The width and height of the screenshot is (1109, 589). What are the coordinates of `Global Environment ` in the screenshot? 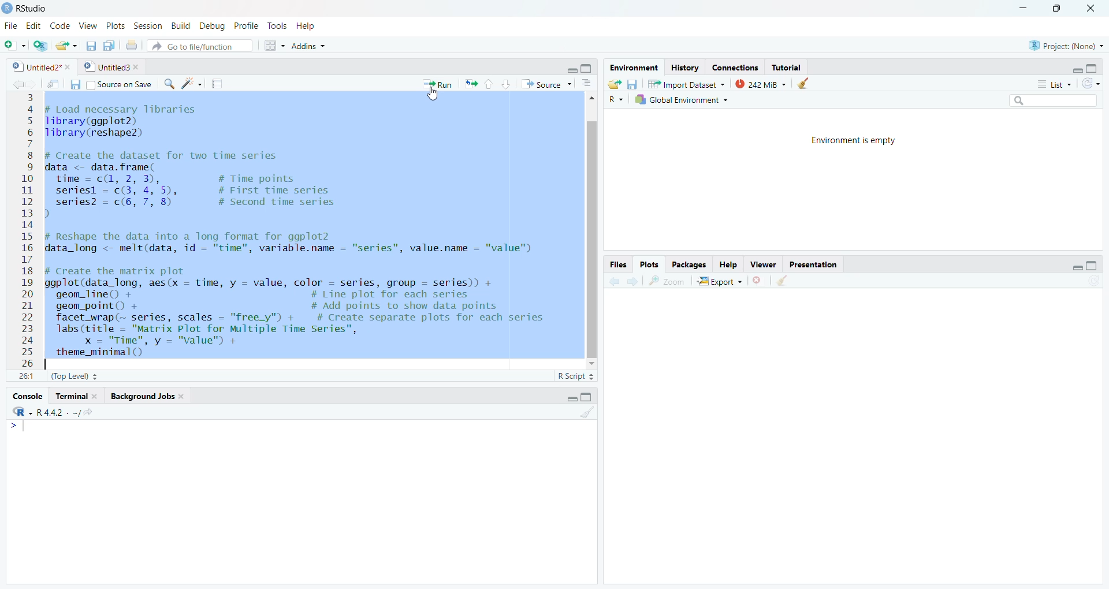 It's located at (686, 99).